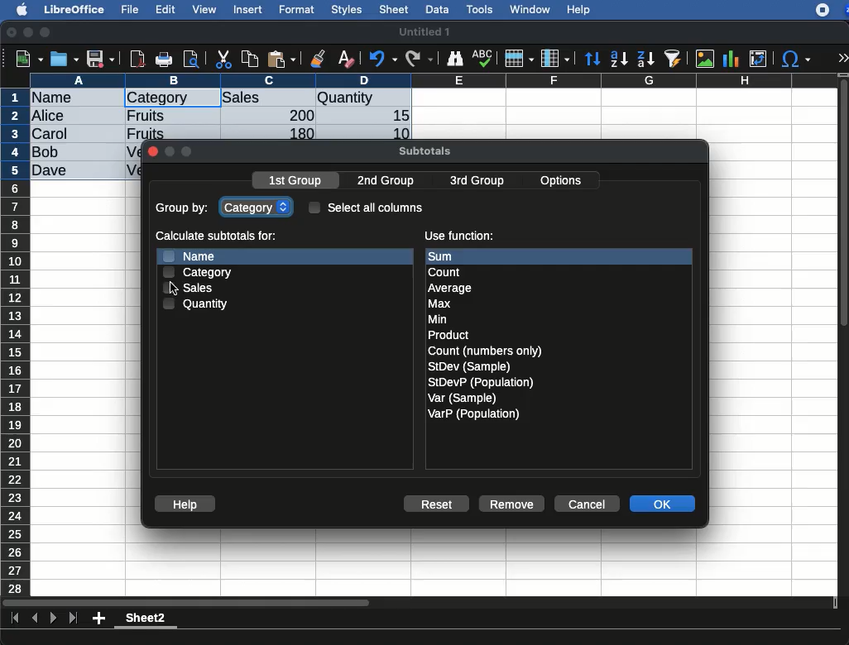 The image size is (849, 645). Describe the element at coordinates (100, 618) in the screenshot. I see `add` at that location.